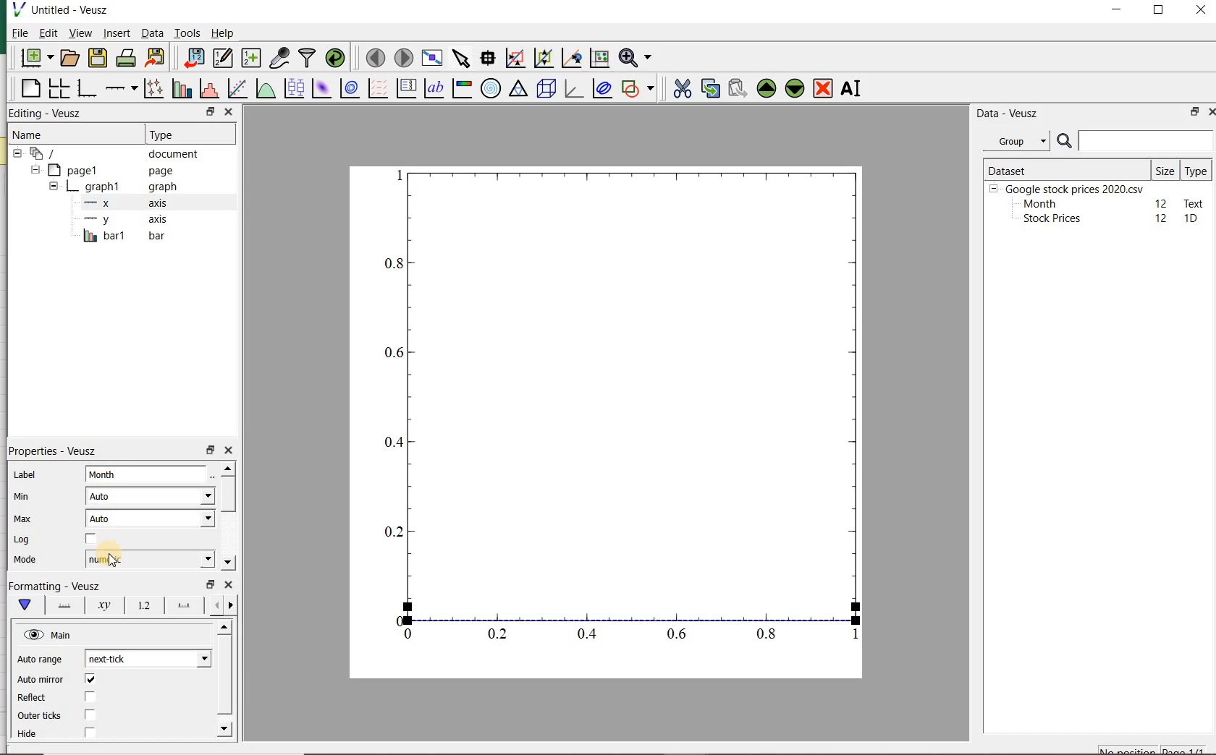 The width and height of the screenshot is (1216, 755). Describe the element at coordinates (228, 111) in the screenshot. I see `close` at that location.